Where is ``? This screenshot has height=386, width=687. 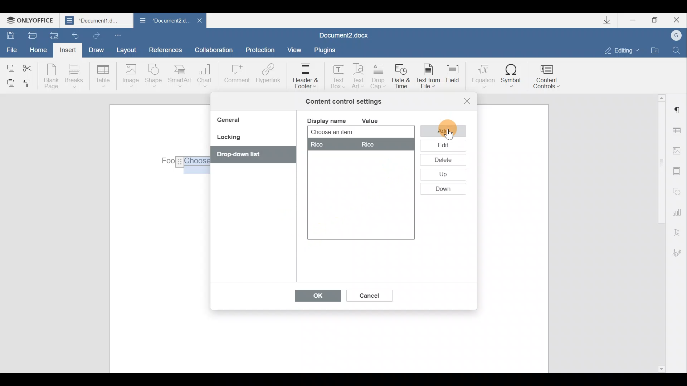  is located at coordinates (318, 145).